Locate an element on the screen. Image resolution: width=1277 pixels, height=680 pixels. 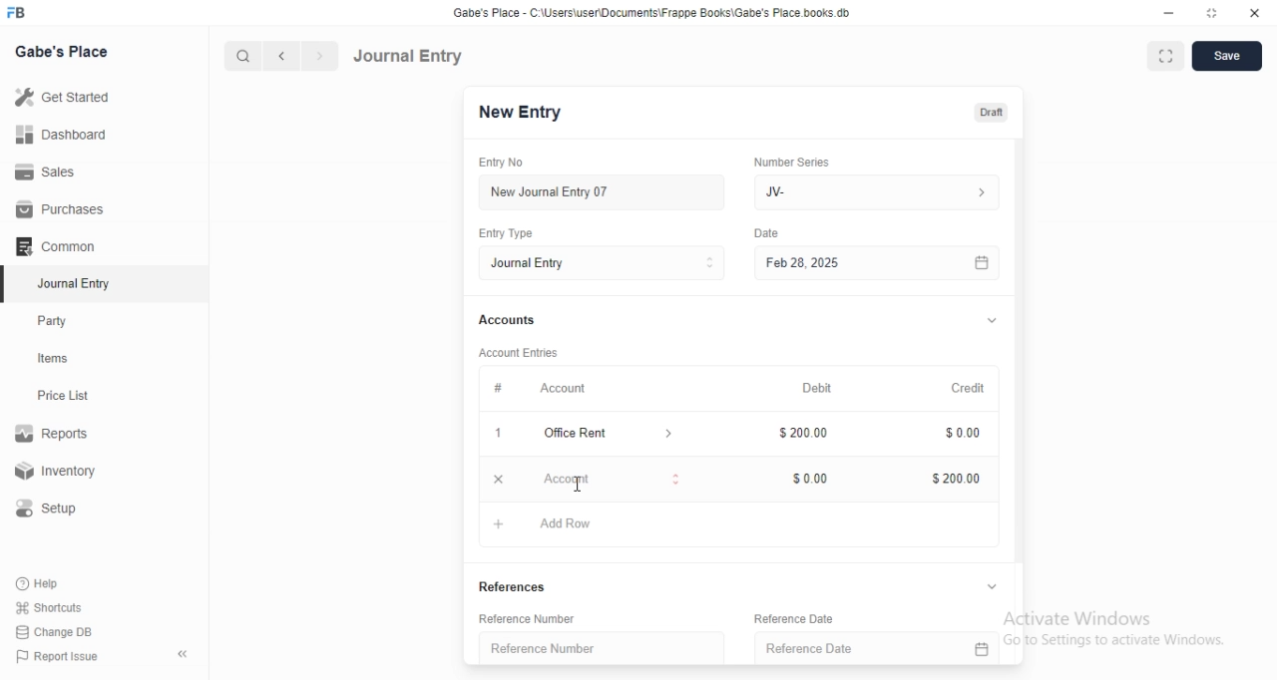
‘Account Entries is located at coordinates (520, 352).